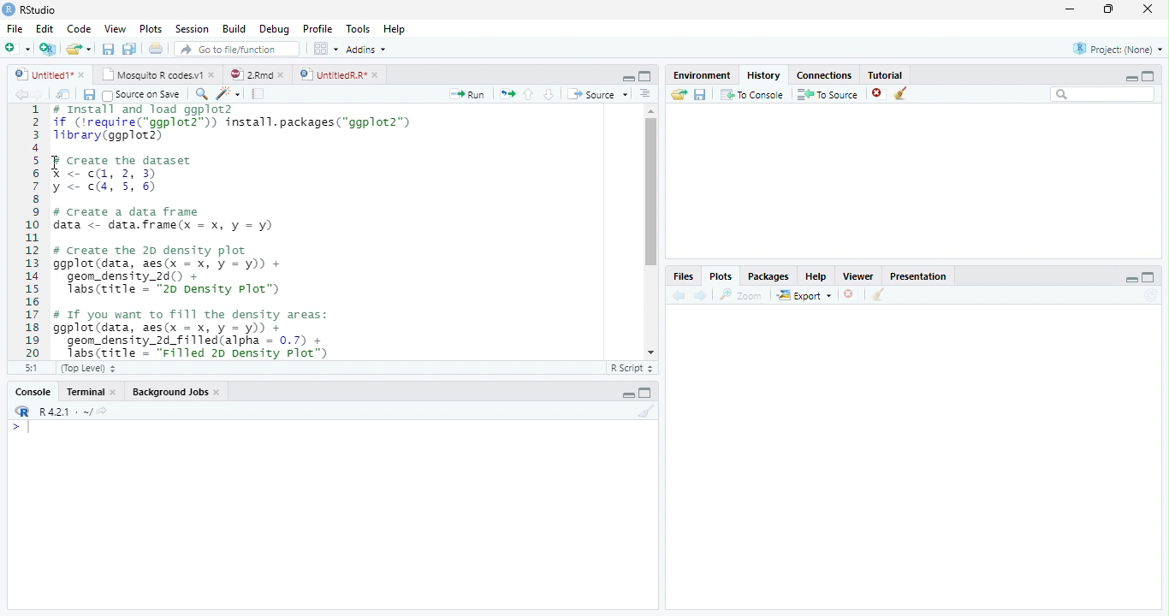  What do you see at coordinates (258, 95) in the screenshot?
I see `compile report` at bounding box center [258, 95].